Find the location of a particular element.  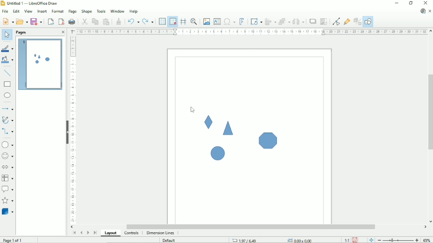

Insert is located at coordinates (42, 11).